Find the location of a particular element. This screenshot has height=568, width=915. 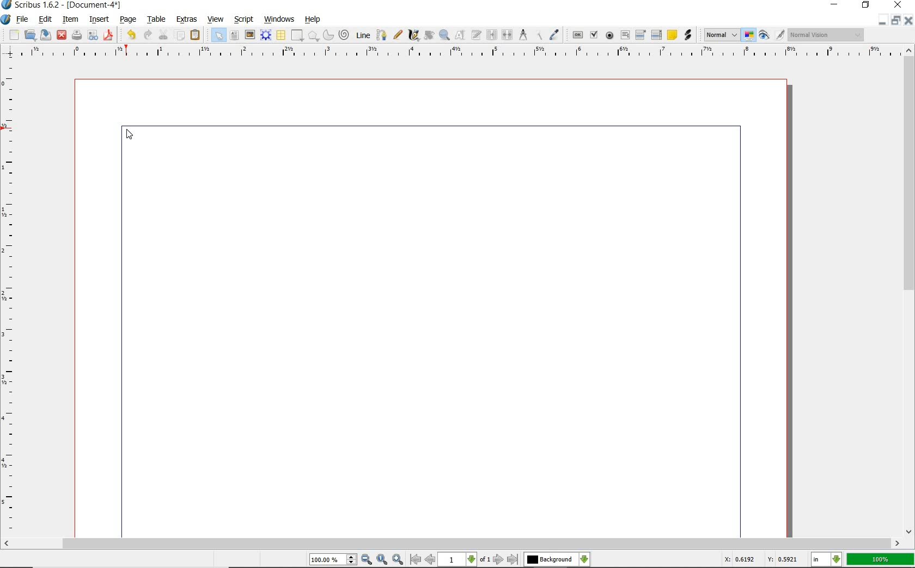

scrollbar is located at coordinates (908, 291).